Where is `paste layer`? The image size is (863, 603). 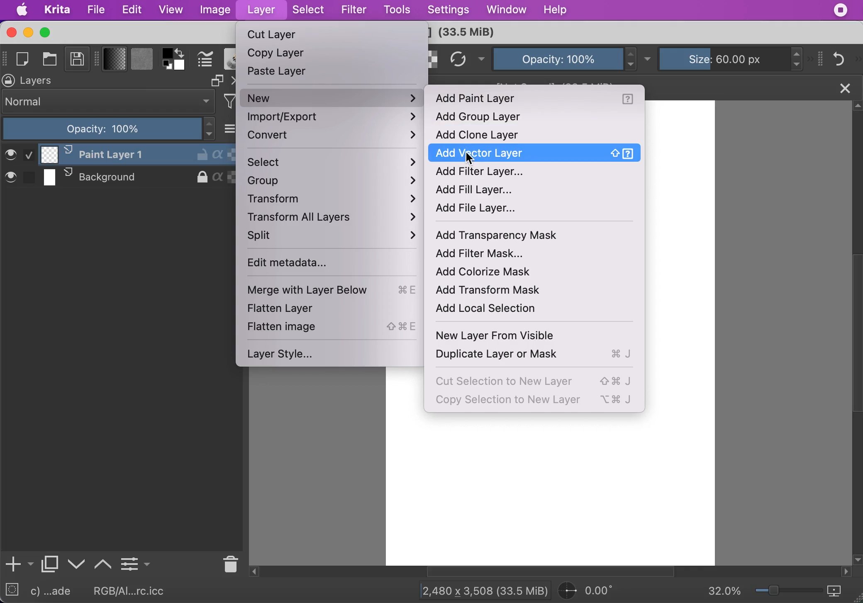 paste layer is located at coordinates (279, 73).